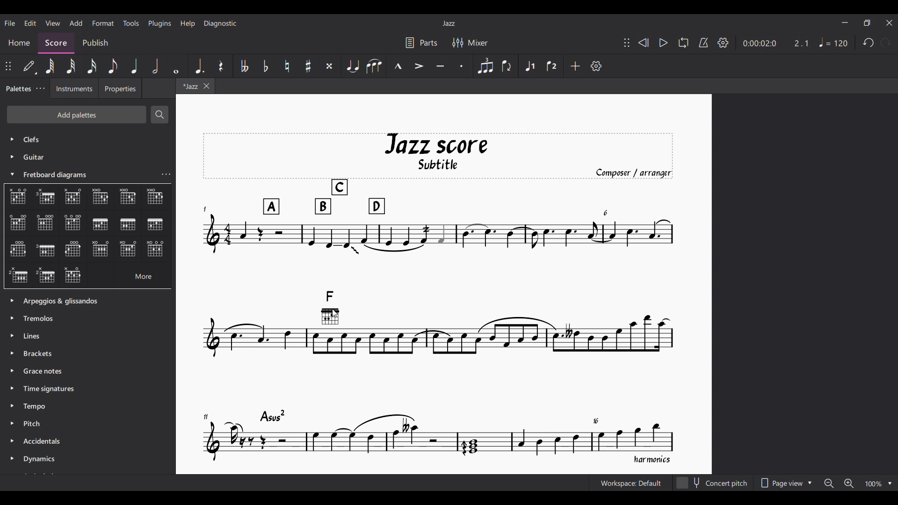 The image size is (898, 505). I want to click on Add, so click(575, 66).